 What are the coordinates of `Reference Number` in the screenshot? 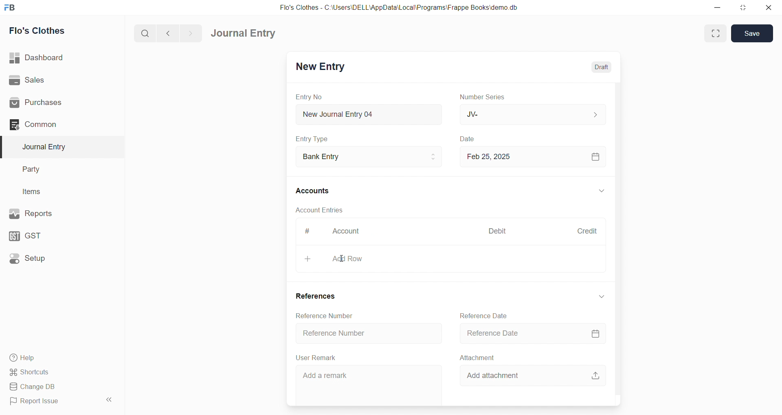 It's located at (327, 315).